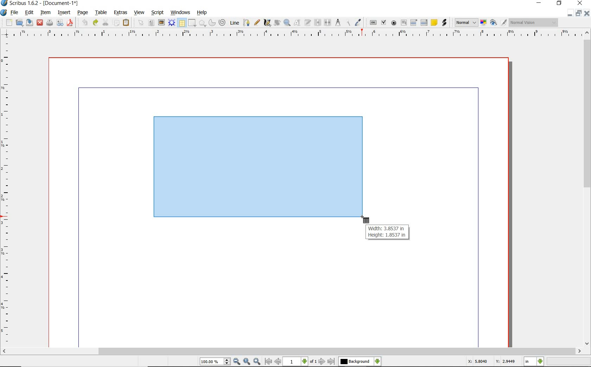 The height and width of the screenshot is (367, 591). What do you see at coordinates (318, 22) in the screenshot?
I see `link text frames` at bounding box center [318, 22].